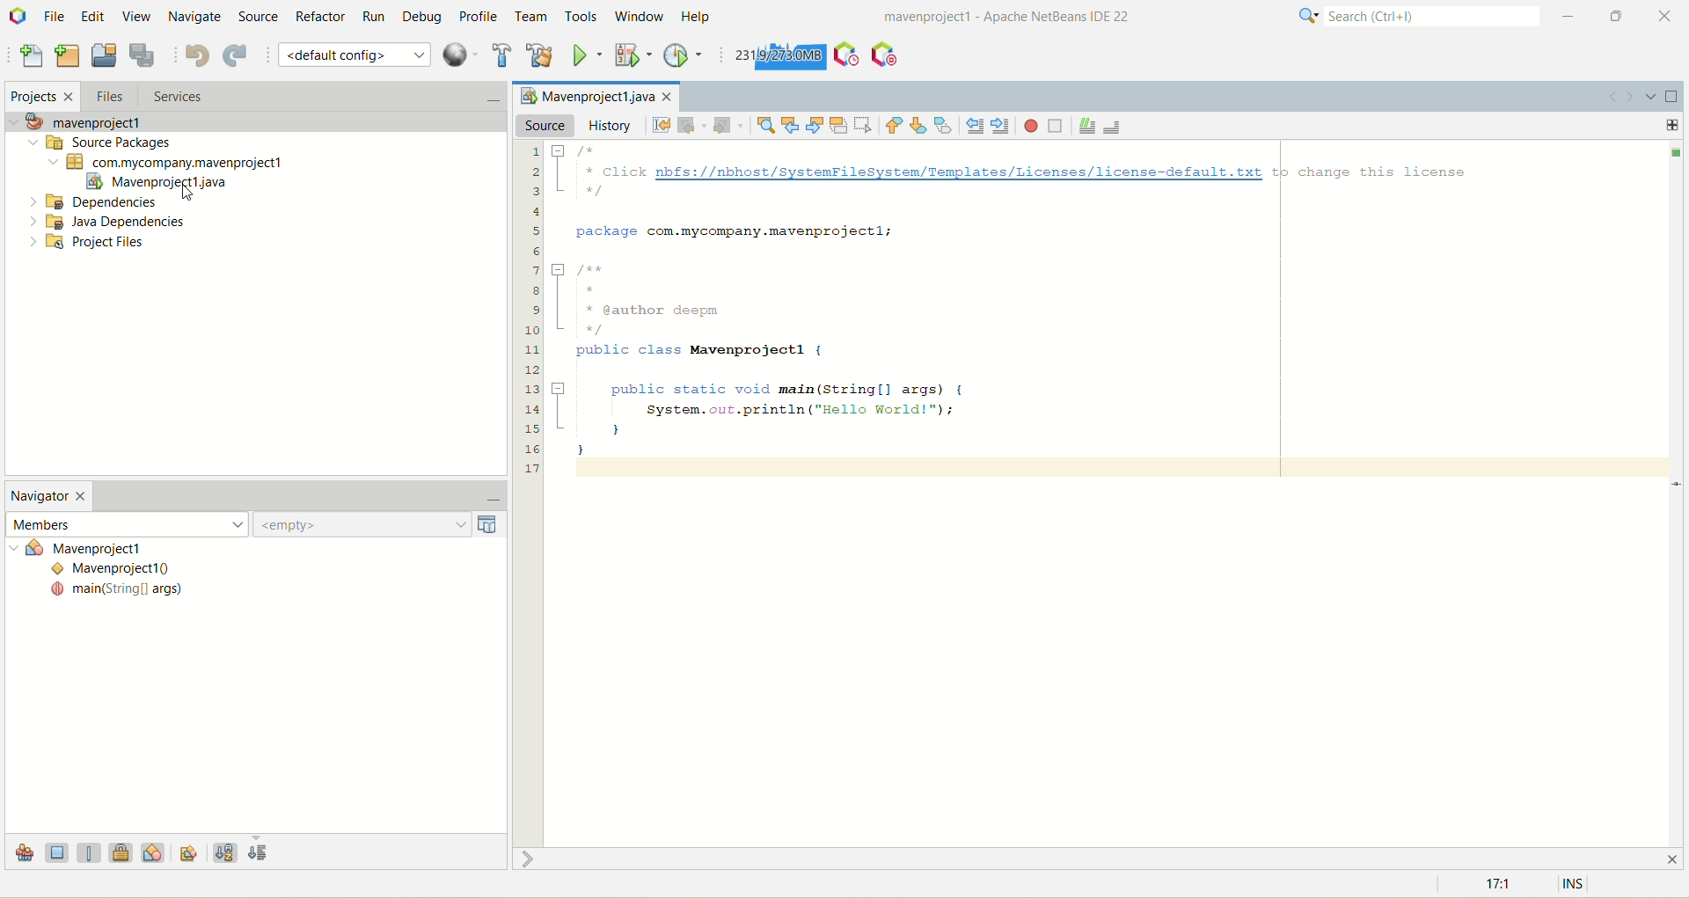  I want to click on cursor, so click(192, 194).